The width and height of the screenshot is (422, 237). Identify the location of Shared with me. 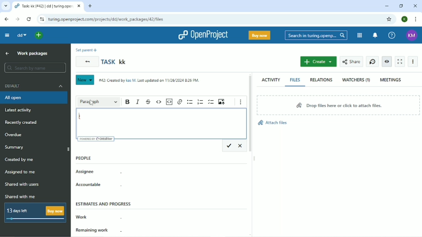
(19, 196).